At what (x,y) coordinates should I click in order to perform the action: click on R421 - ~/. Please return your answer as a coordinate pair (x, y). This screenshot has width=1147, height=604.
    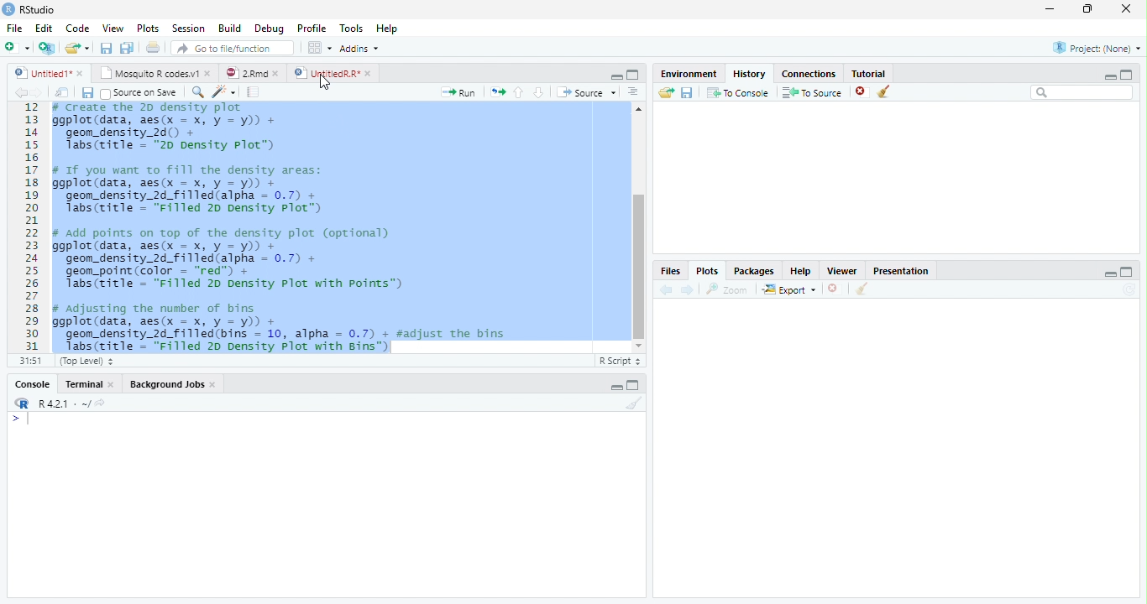
    Looking at the image, I should click on (59, 404).